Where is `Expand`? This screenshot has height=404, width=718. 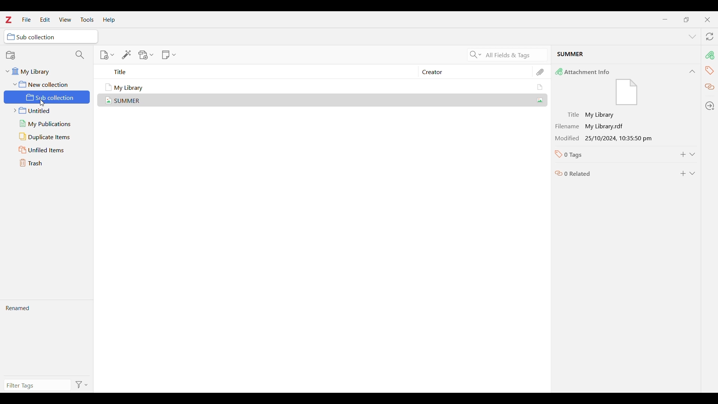 Expand is located at coordinates (693, 174).